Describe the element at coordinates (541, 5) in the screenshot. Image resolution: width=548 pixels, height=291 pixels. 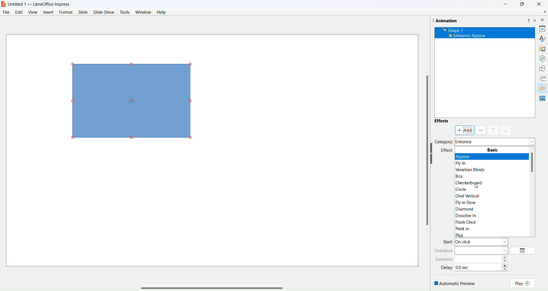
I see `Close` at that location.